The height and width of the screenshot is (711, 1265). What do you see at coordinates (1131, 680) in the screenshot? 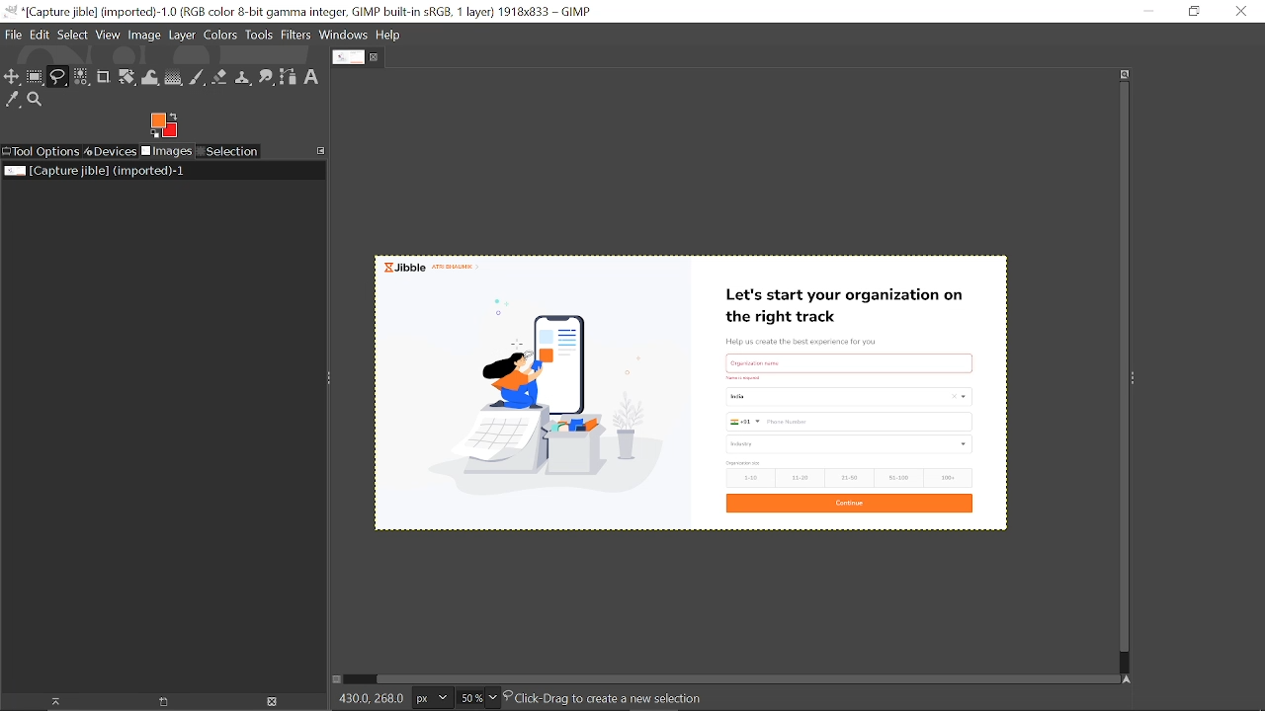
I see `Navigate this window` at bounding box center [1131, 680].